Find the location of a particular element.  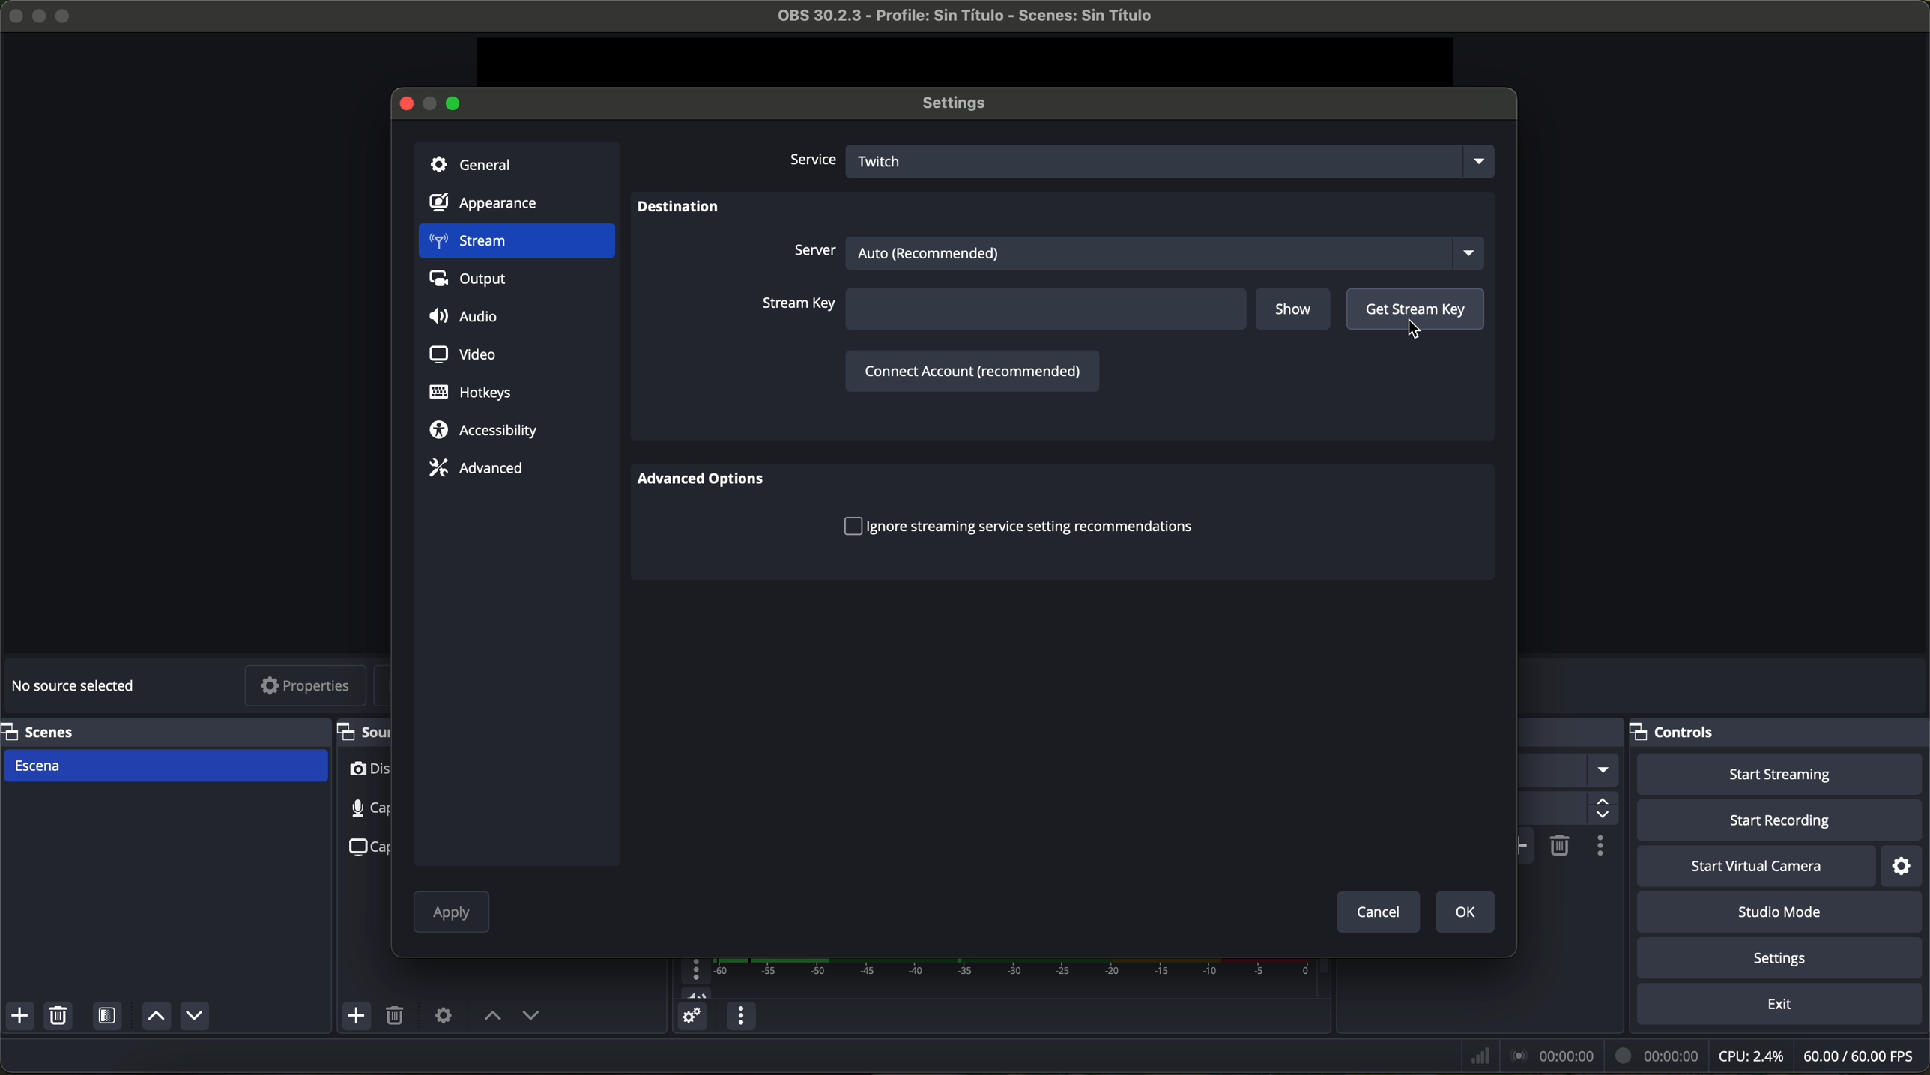

stream key is located at coordinates (1002, 310).